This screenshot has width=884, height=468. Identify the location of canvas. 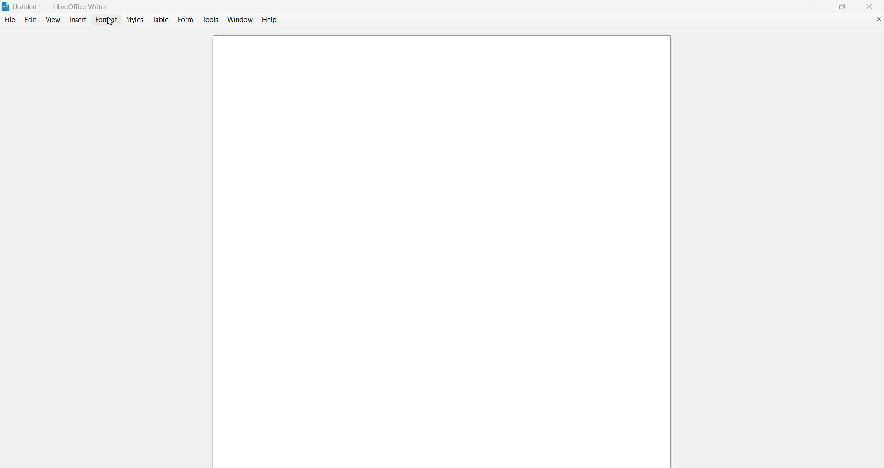
(437, 248).